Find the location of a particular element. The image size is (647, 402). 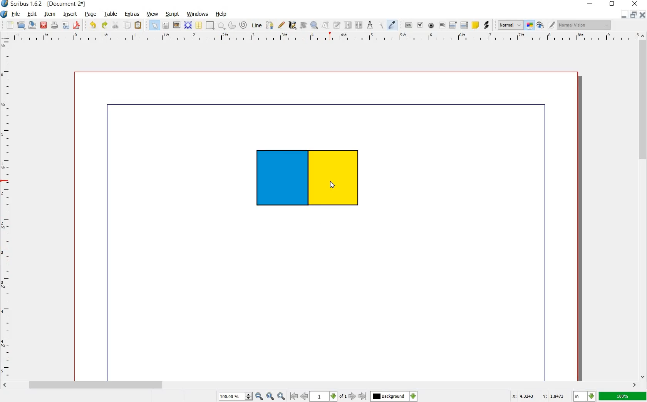

copy is located at coordinates (127, 26).